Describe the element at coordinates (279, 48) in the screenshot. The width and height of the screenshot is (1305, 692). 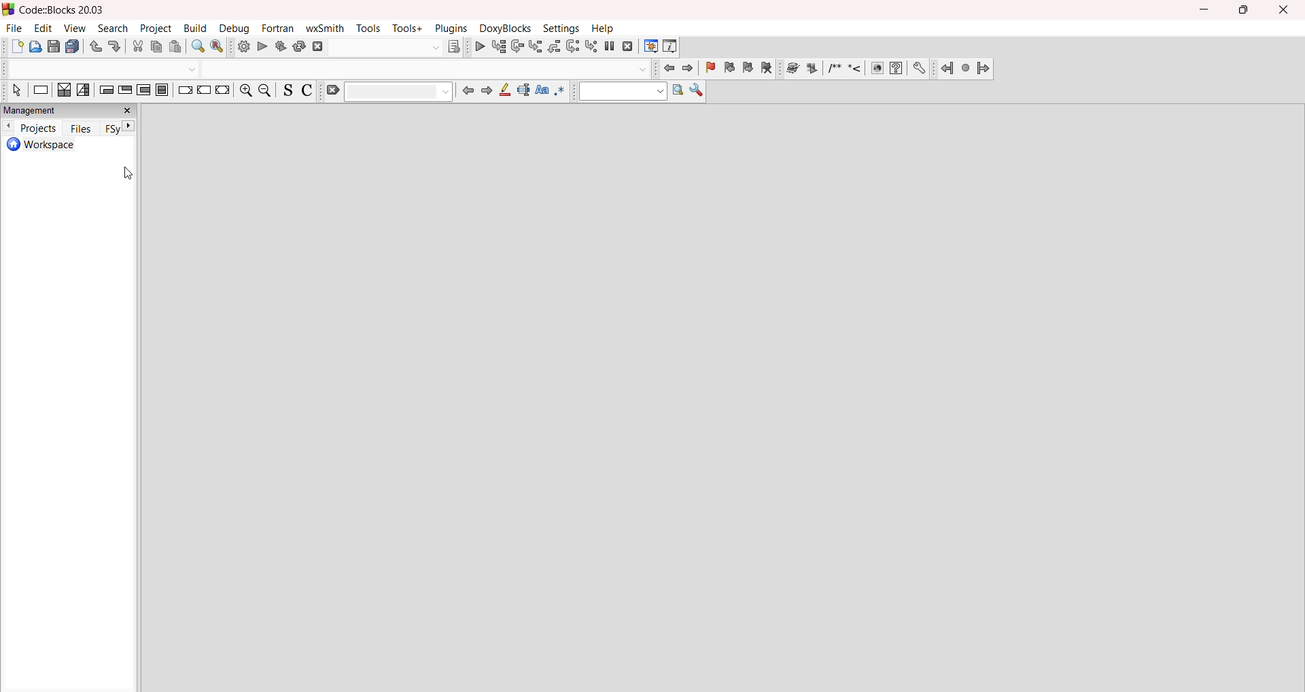
I see `build and run` at that location.